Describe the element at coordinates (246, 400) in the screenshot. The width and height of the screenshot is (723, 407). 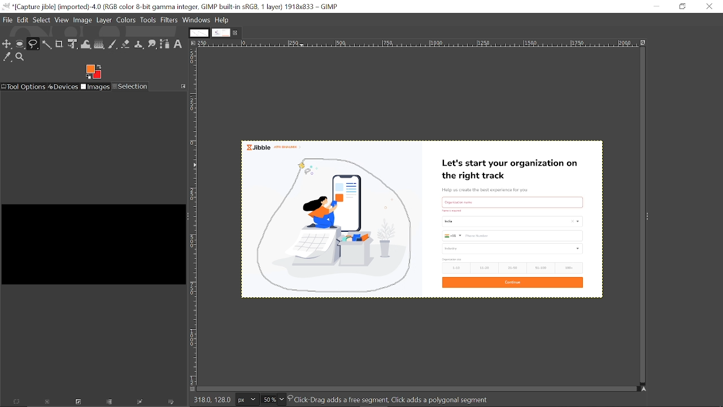
I see `Current image units` at that location.